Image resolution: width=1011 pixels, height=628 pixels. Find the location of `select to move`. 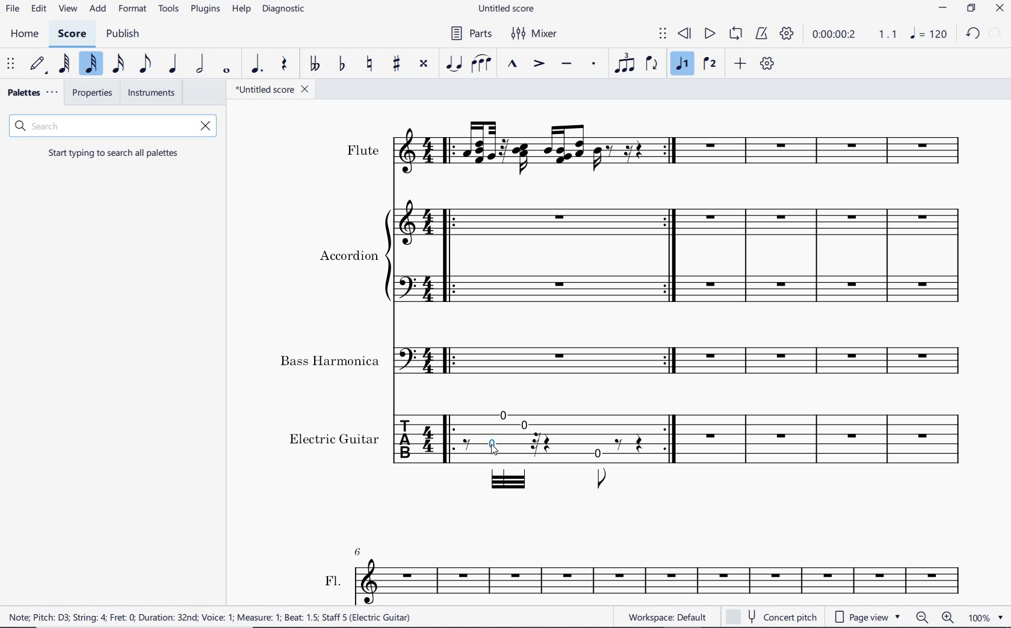

select to move is located at coordinates (11, 64).